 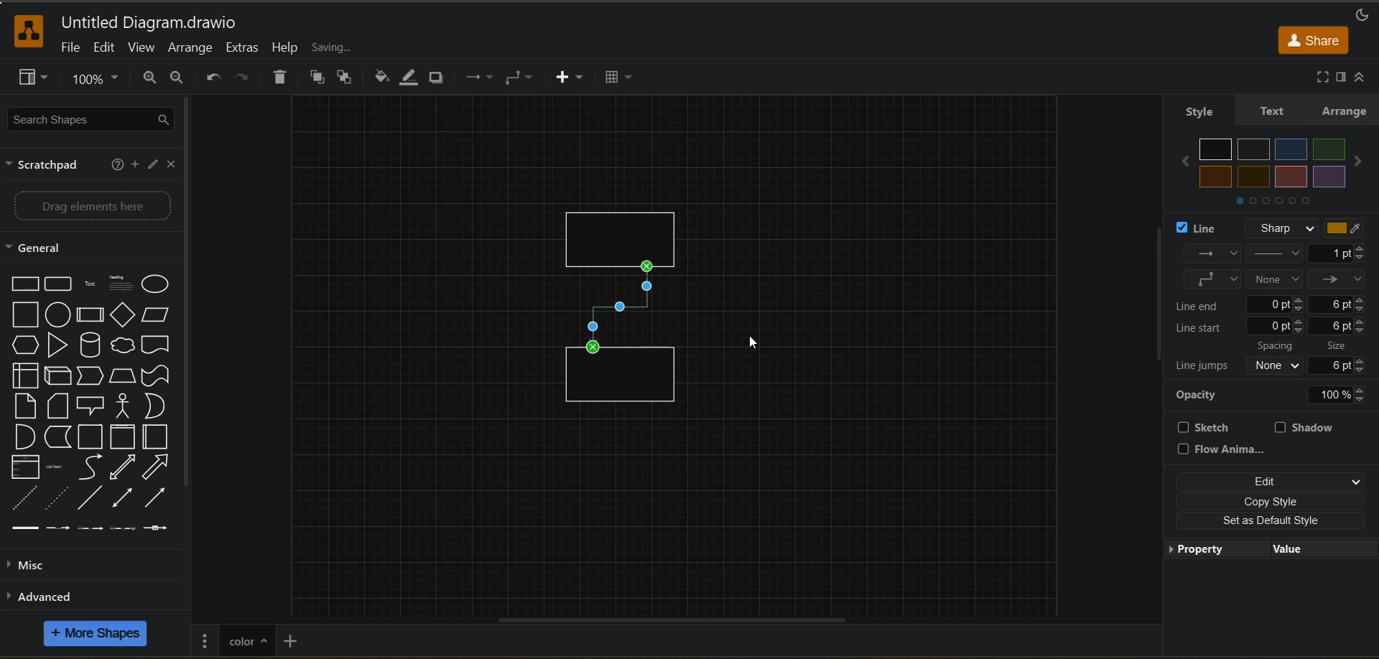 What do you see at coordinates (175, 166) in the screenshot?
I see `close` at bounding box center [175, 166].